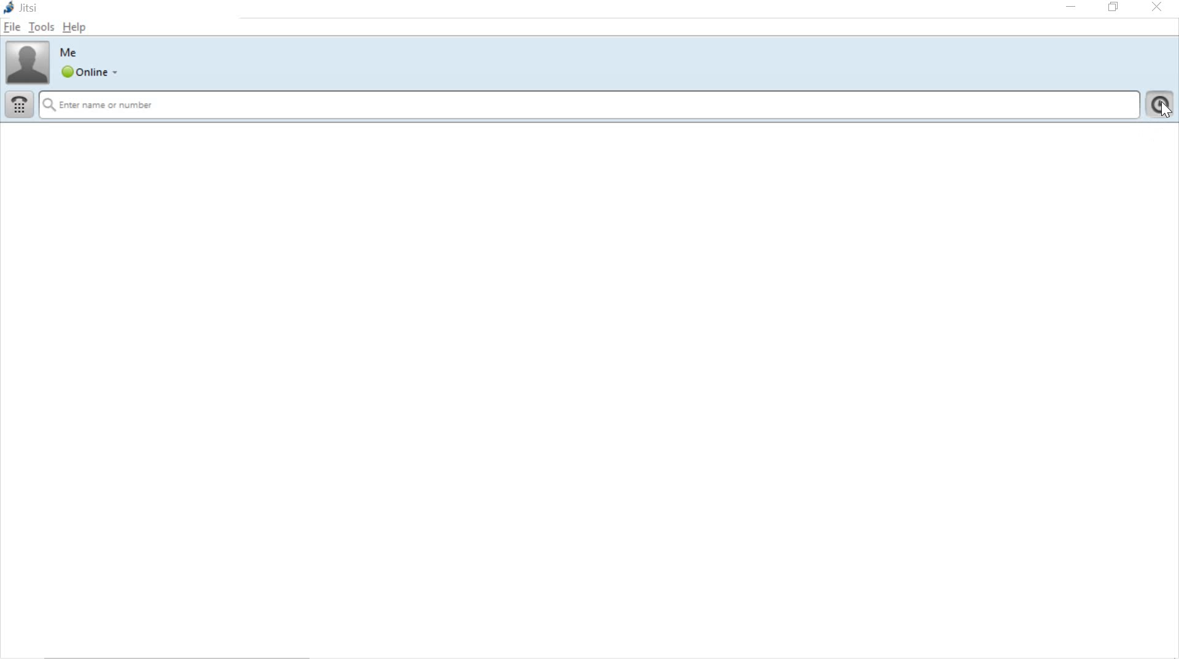  Describe the element at coordinates (1162, 104) in the screenshot. I see ` show call history` at that location.